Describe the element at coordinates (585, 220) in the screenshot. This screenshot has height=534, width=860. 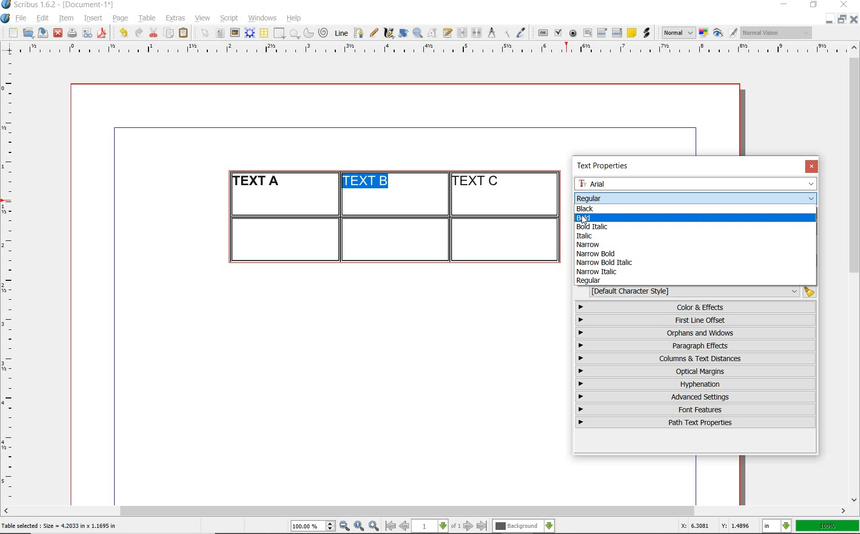
I see `cursor` at that location.